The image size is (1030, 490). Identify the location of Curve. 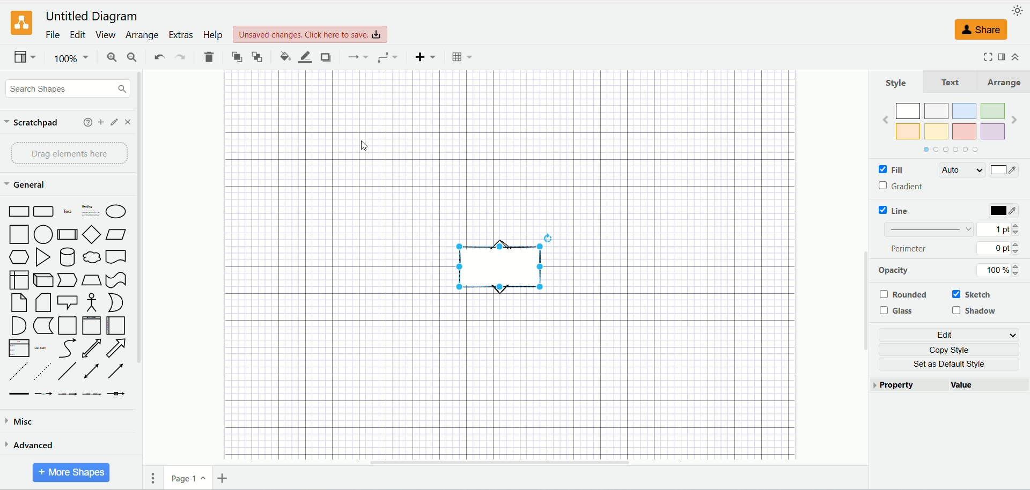
(69, 348).